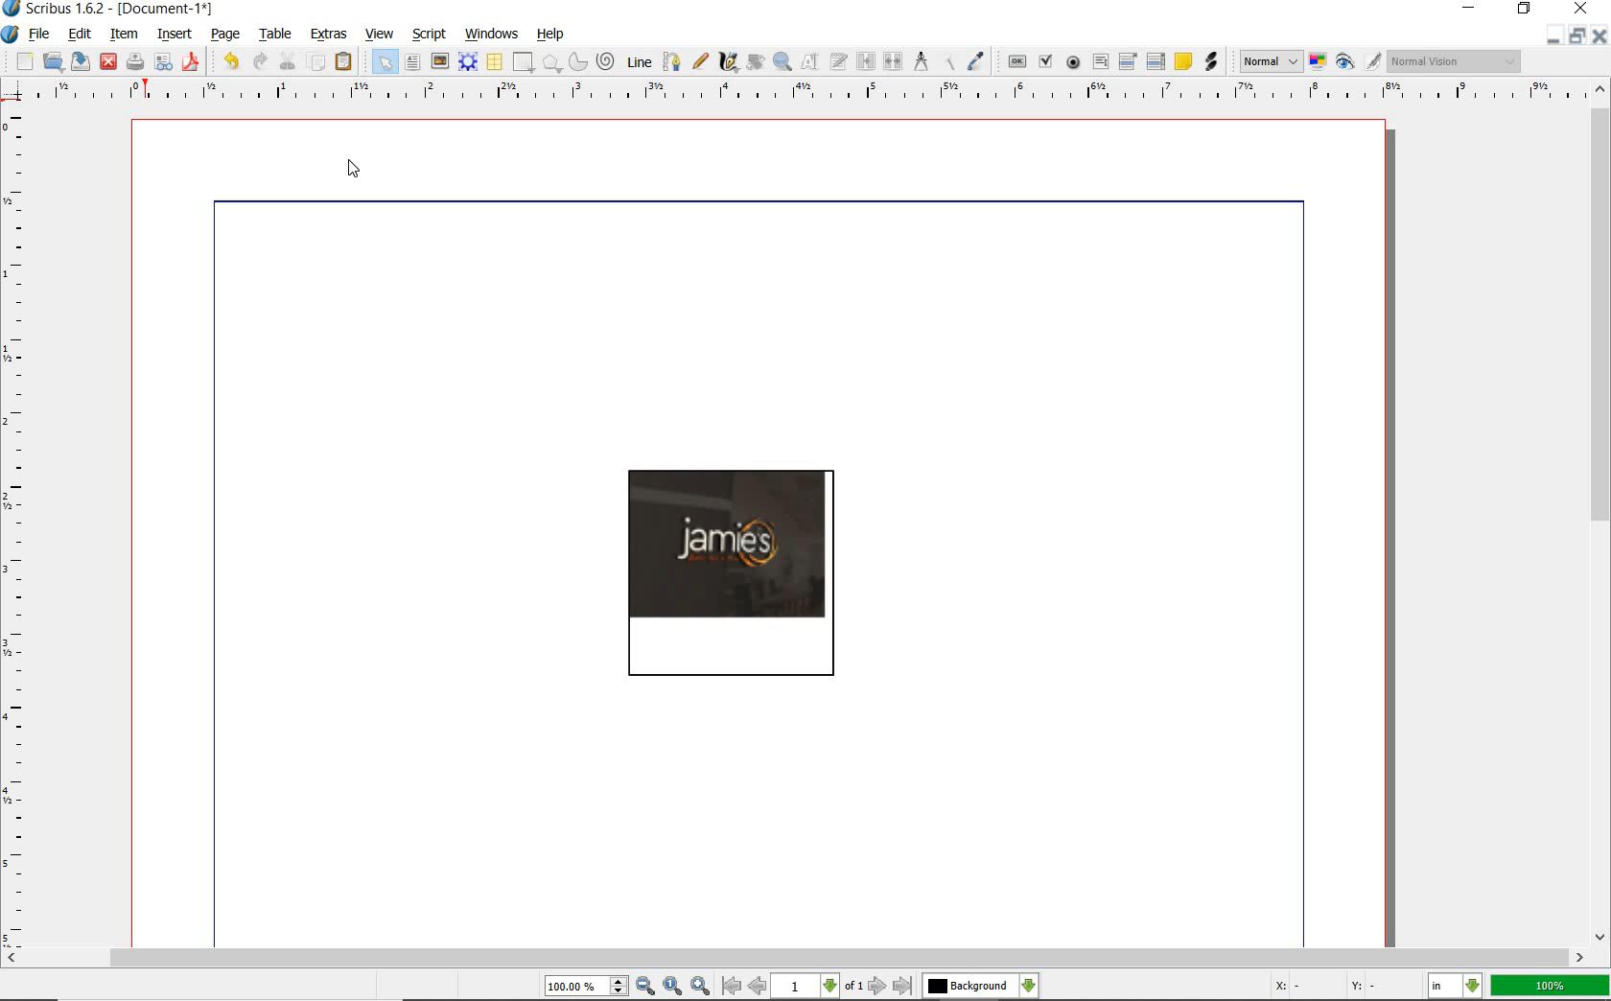  I want to click on zoom factor 100%, so click(1551, 985).